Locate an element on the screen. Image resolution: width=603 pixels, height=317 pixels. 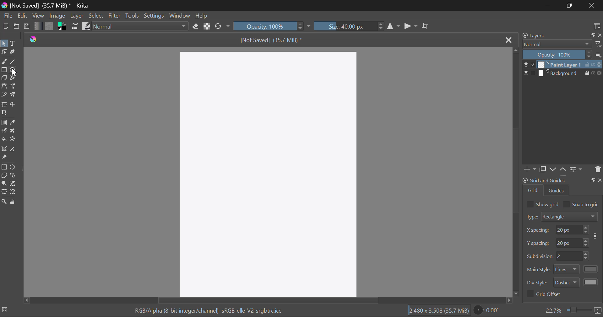
Grid Characteristic Input is located at coordinates (563, 256).